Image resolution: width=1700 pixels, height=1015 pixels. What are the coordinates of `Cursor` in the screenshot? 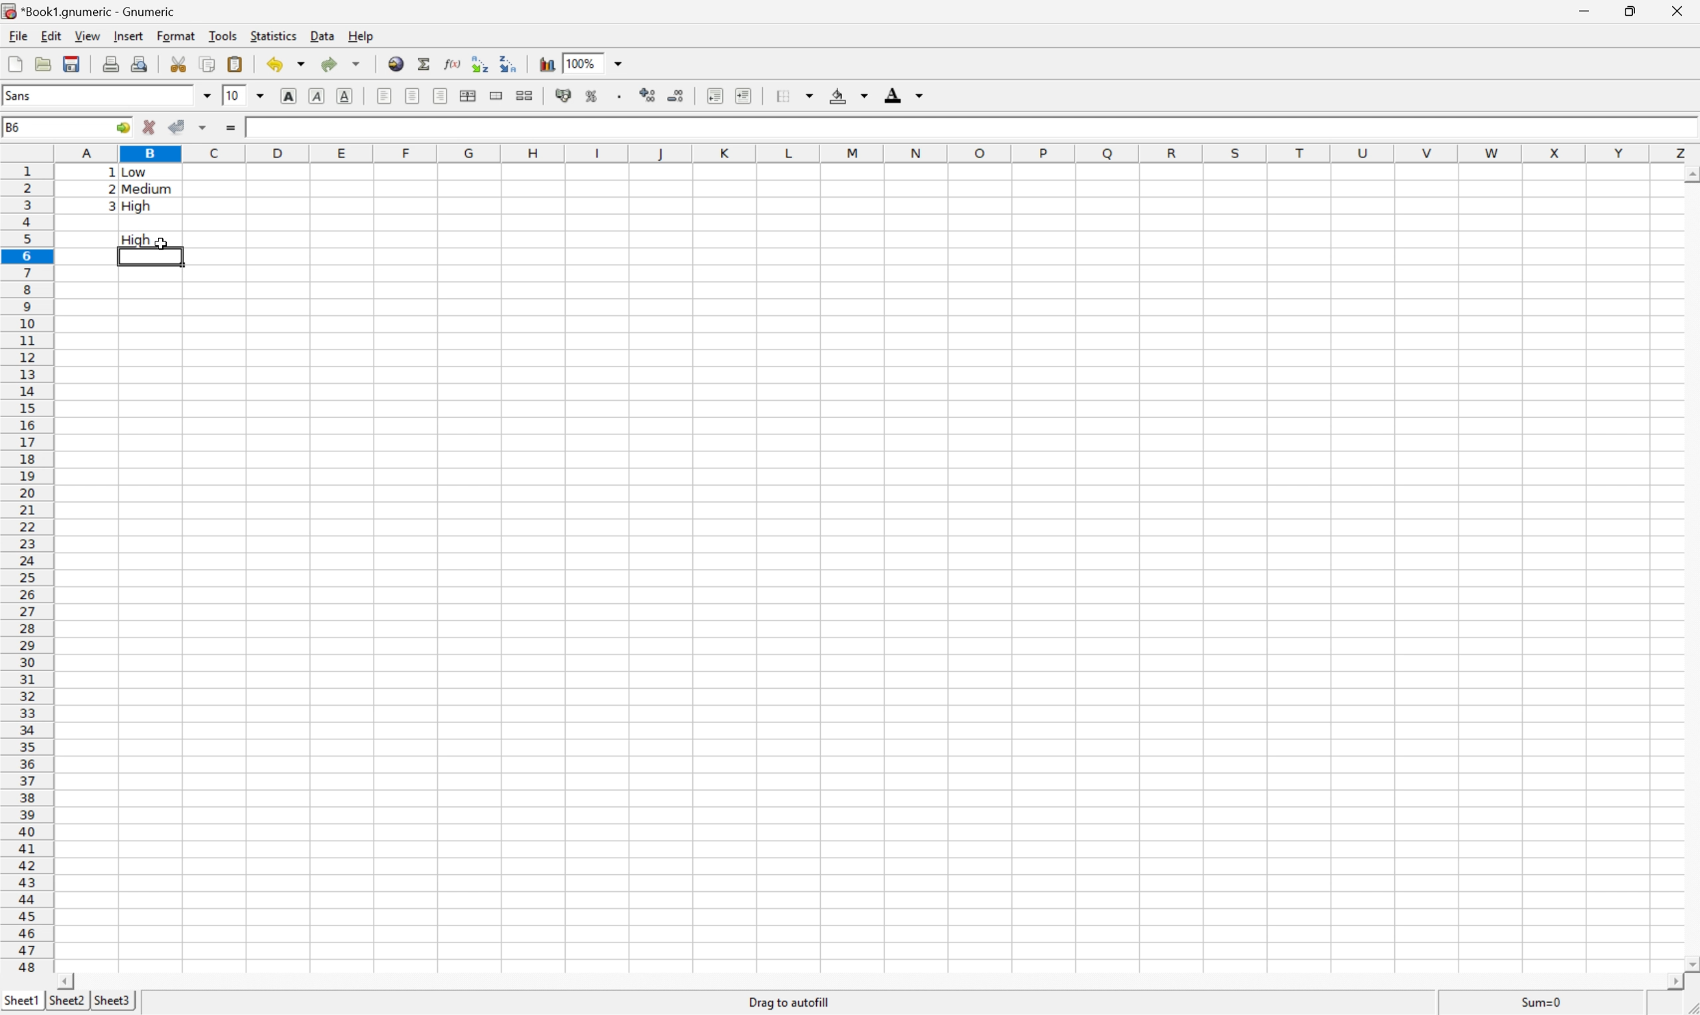 It's located at (165, 241).